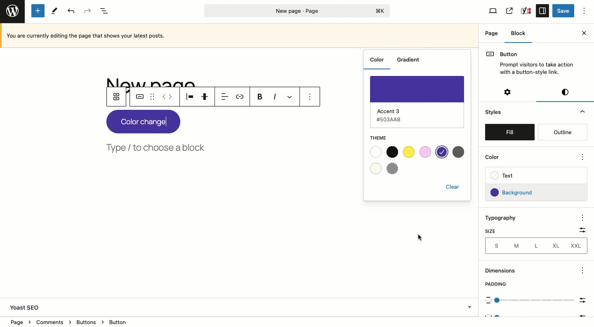 This screenshot has width=594, height=327. I want to click on View page, so click(509, 11).